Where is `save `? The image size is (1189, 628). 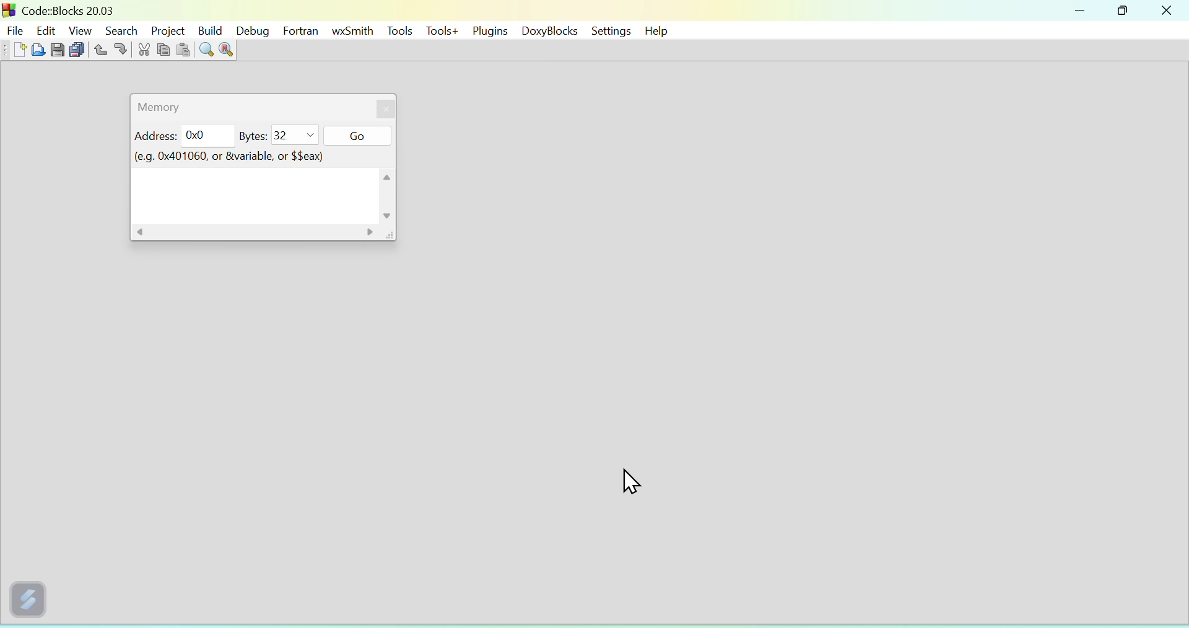
save  is located at coordinates (56, 50).